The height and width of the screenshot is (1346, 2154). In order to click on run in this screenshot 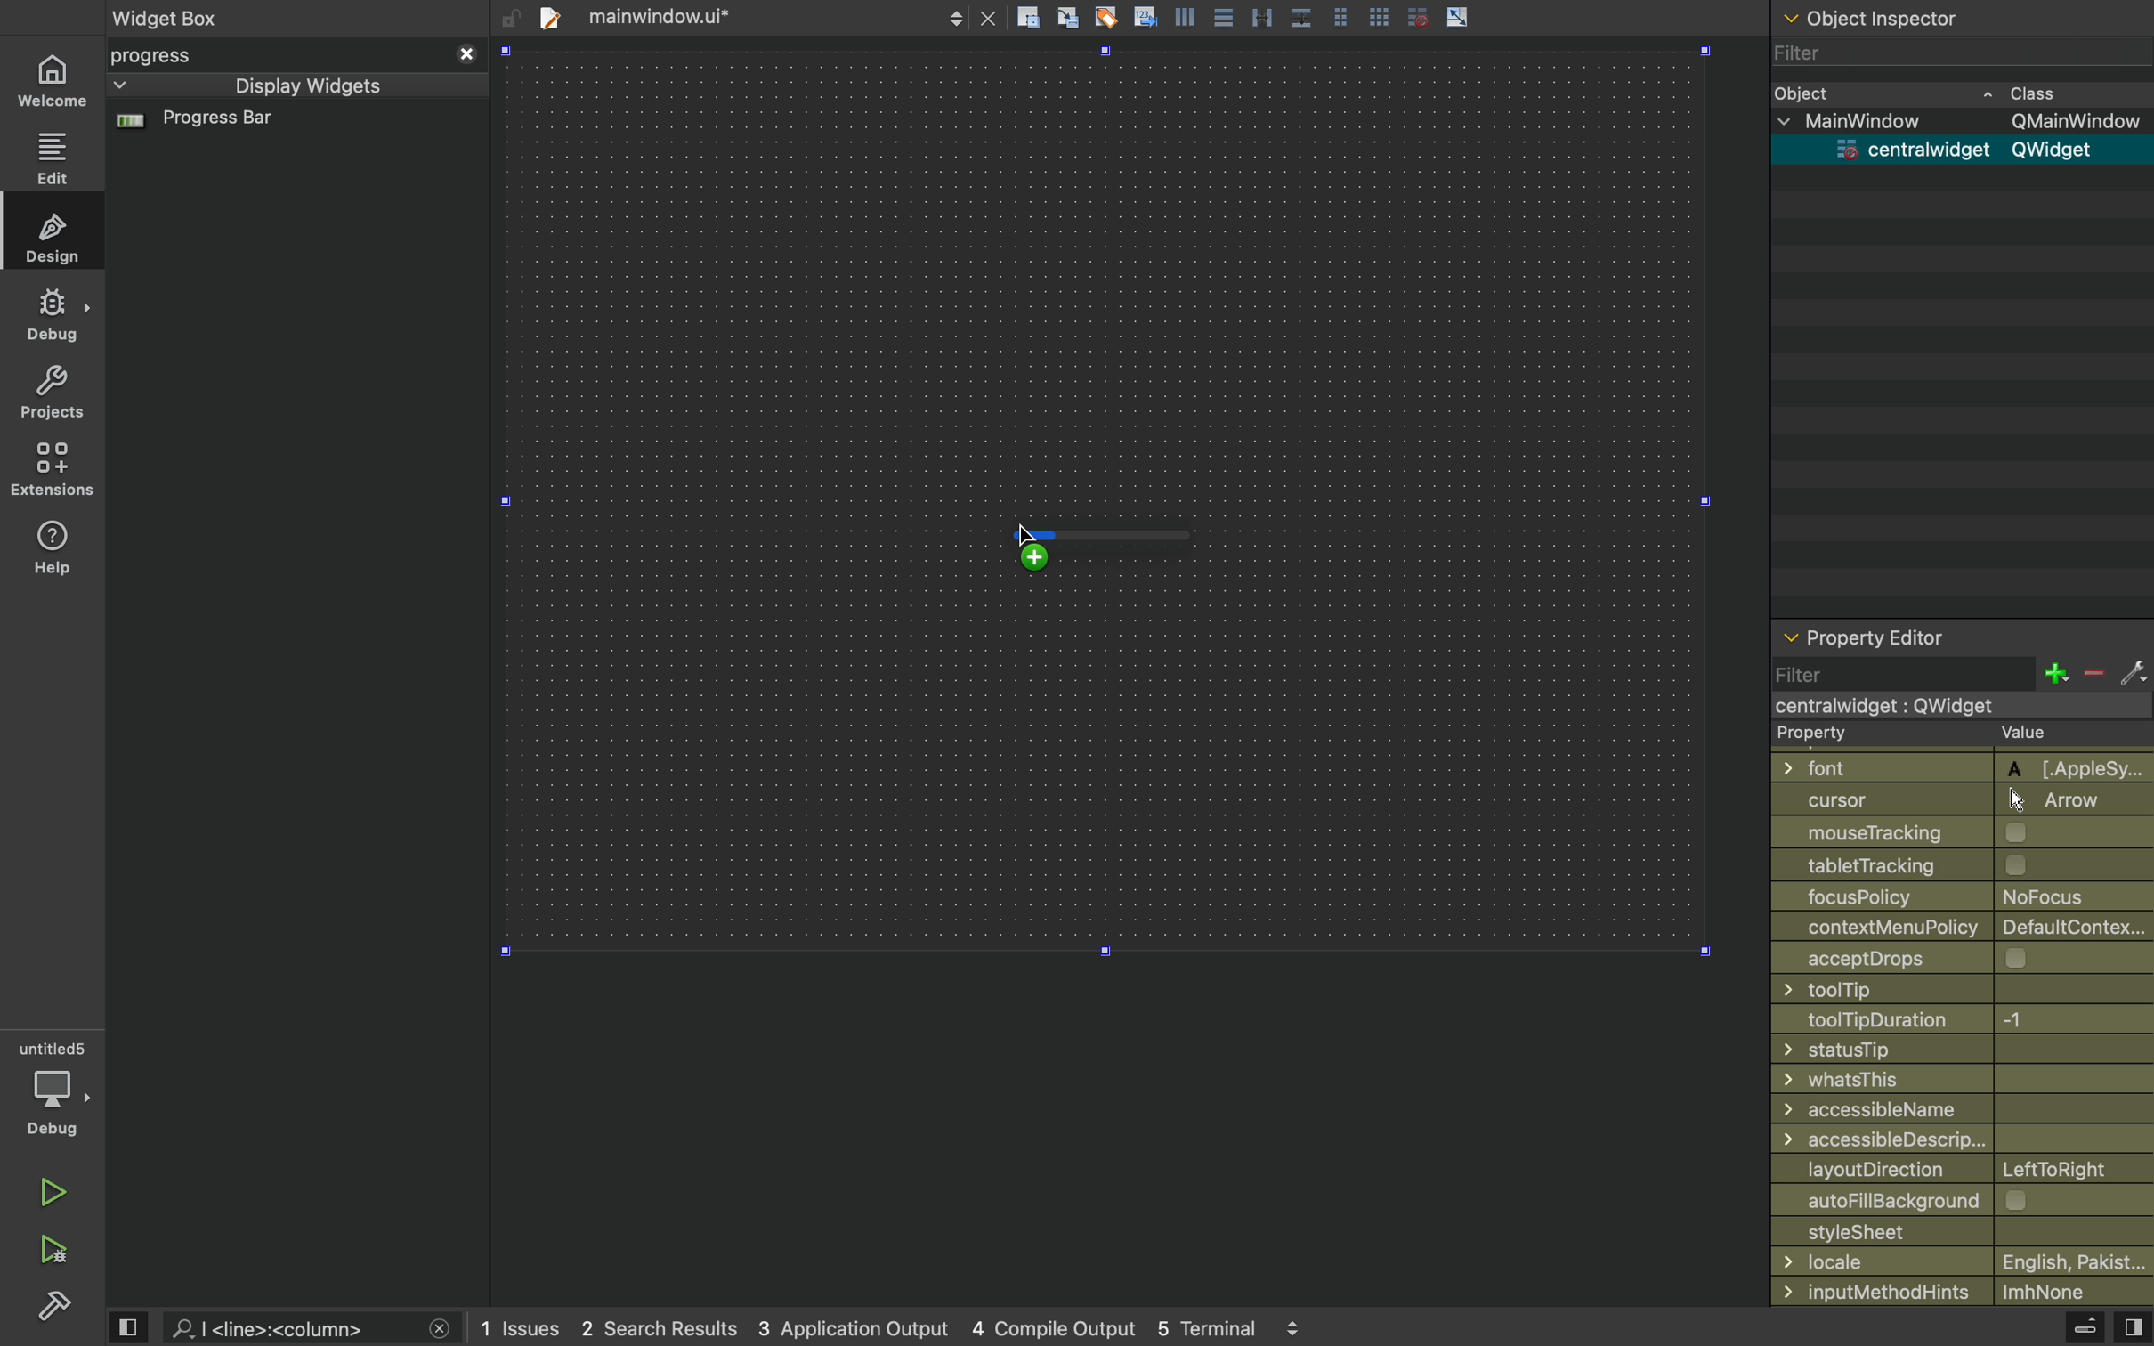, I will do `click(49, 1188)`.